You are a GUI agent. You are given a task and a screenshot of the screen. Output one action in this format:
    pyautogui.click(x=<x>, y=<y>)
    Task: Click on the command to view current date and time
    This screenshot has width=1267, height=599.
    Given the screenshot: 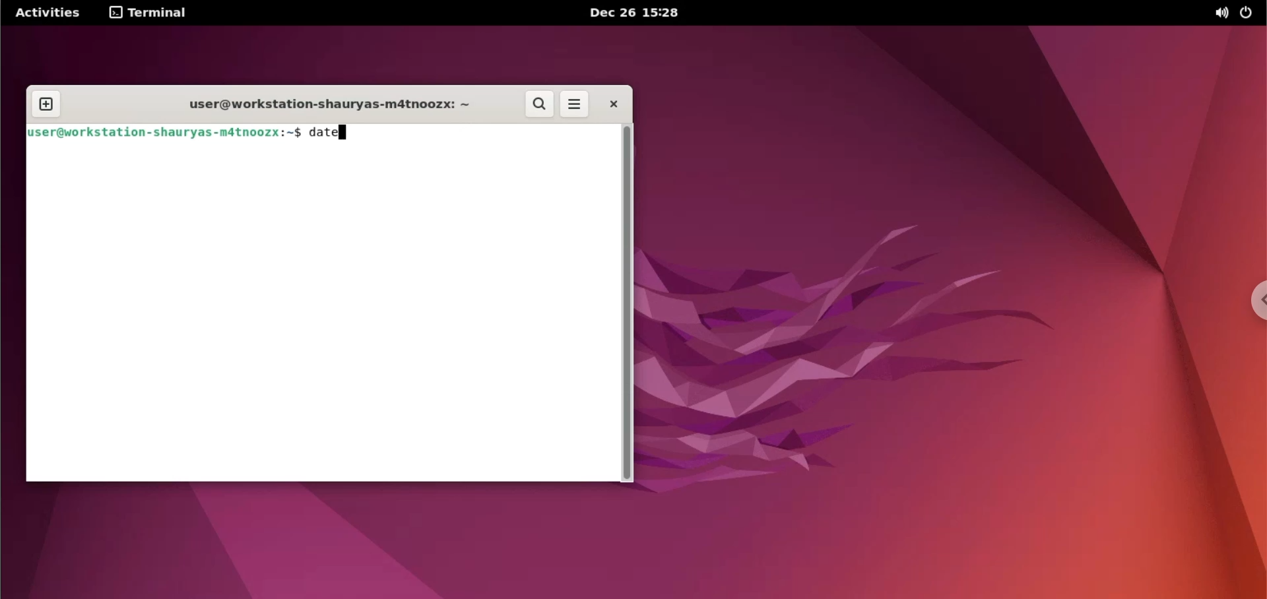 What is the action you would take?
    pyautogui.click(x=327, y=133)
    